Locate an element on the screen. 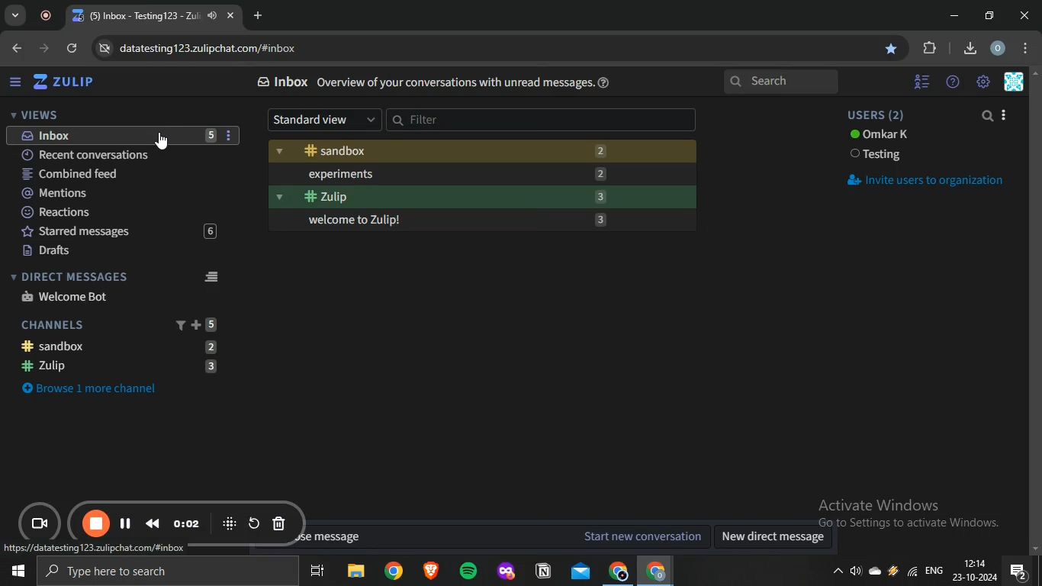 The image size is (1042, 586). tab is located at coordinates (145, 16).